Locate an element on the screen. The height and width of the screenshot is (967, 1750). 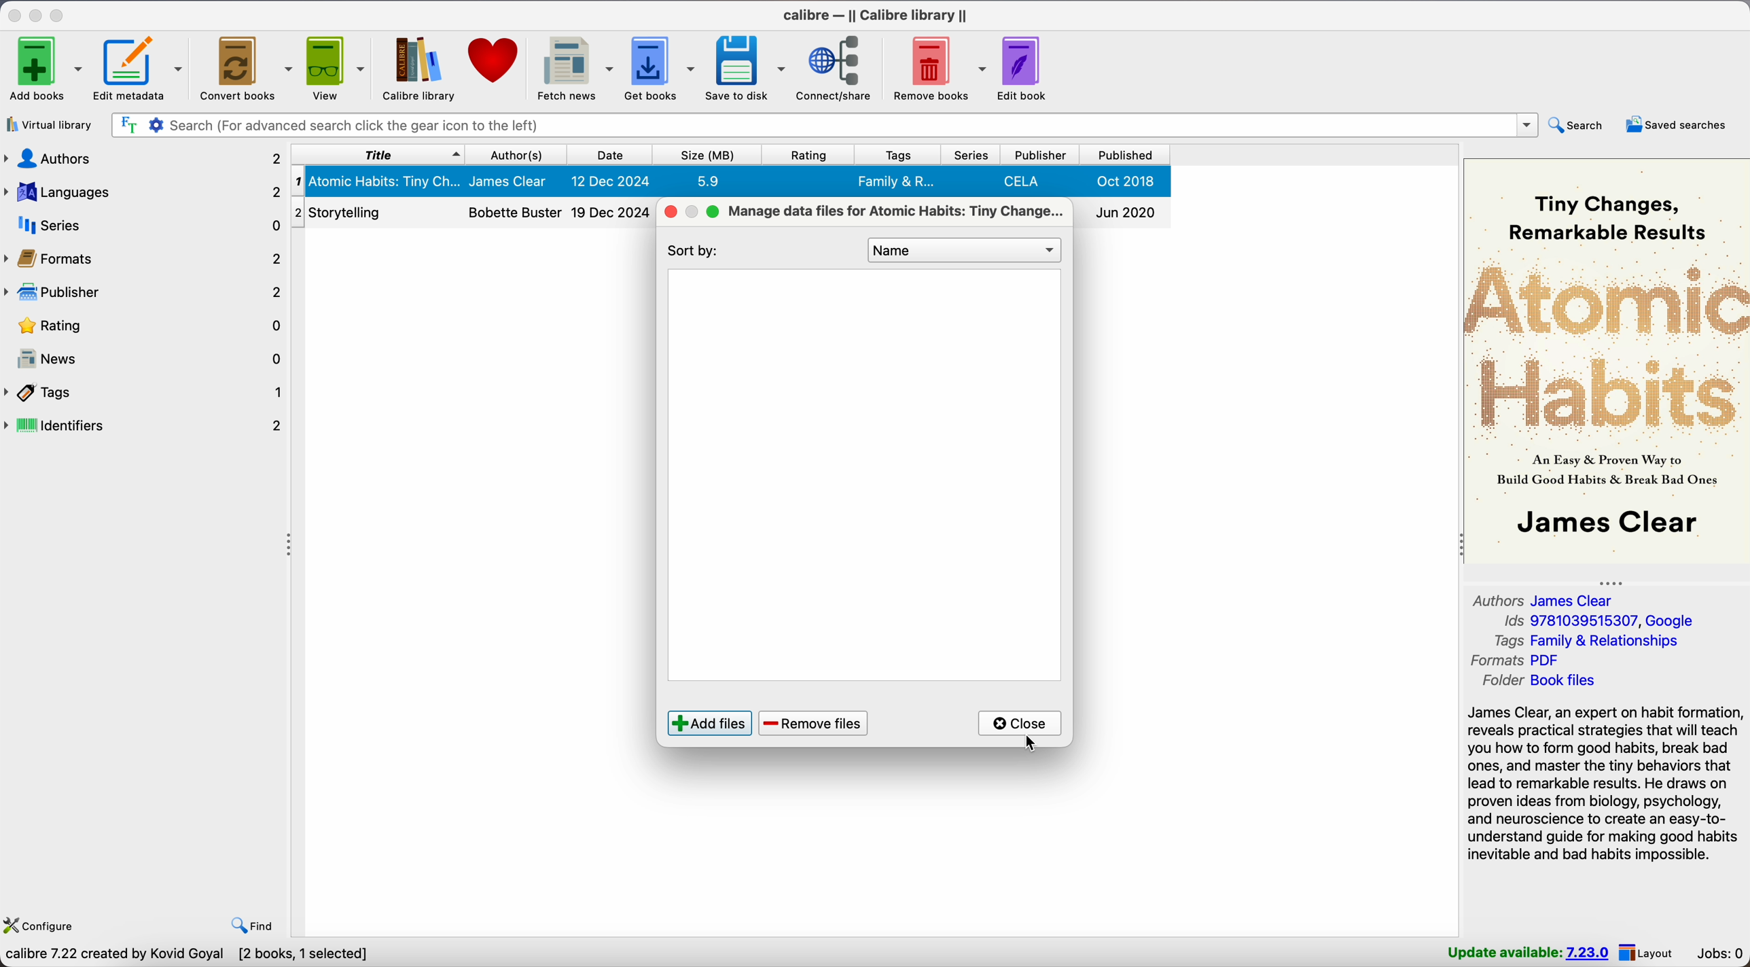
rating is located at coordinates (808, 155).